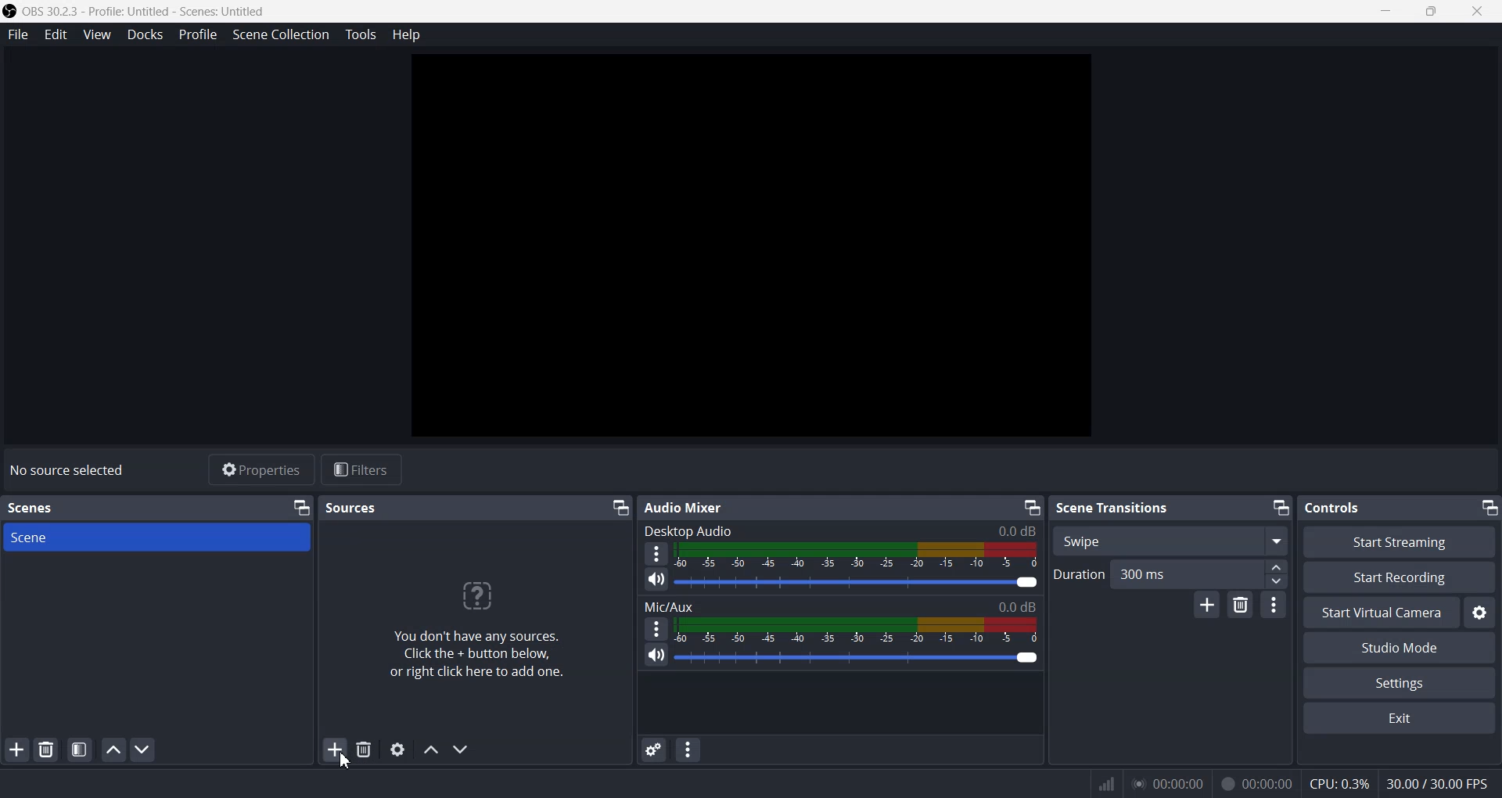 The width and height of the screenshot is (1502, 798). What do you see at coordinates (751, 245) in the screenshot?
I see `Preview Window` at bounding box center [751, 245].